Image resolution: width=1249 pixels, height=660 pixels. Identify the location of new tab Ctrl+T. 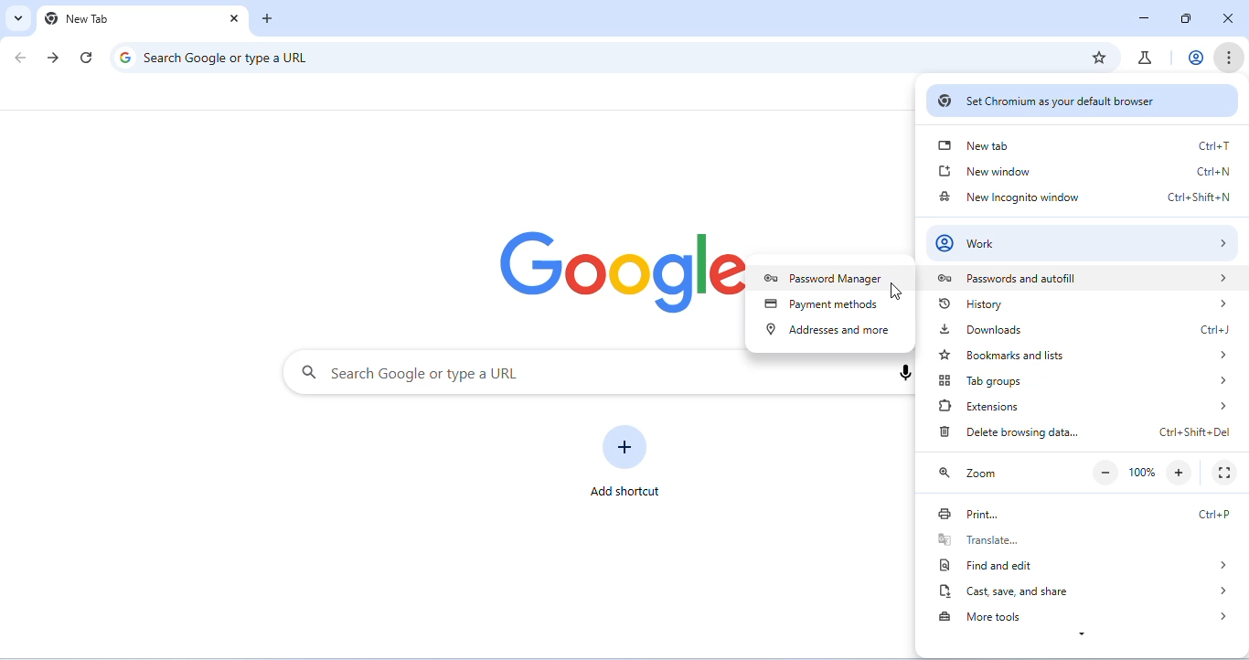
(1083, 144).